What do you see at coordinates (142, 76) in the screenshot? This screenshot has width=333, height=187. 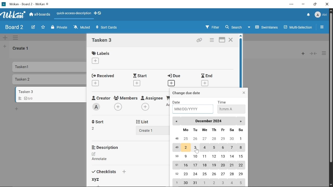 I see `Start` at bounding box center [142, 76].